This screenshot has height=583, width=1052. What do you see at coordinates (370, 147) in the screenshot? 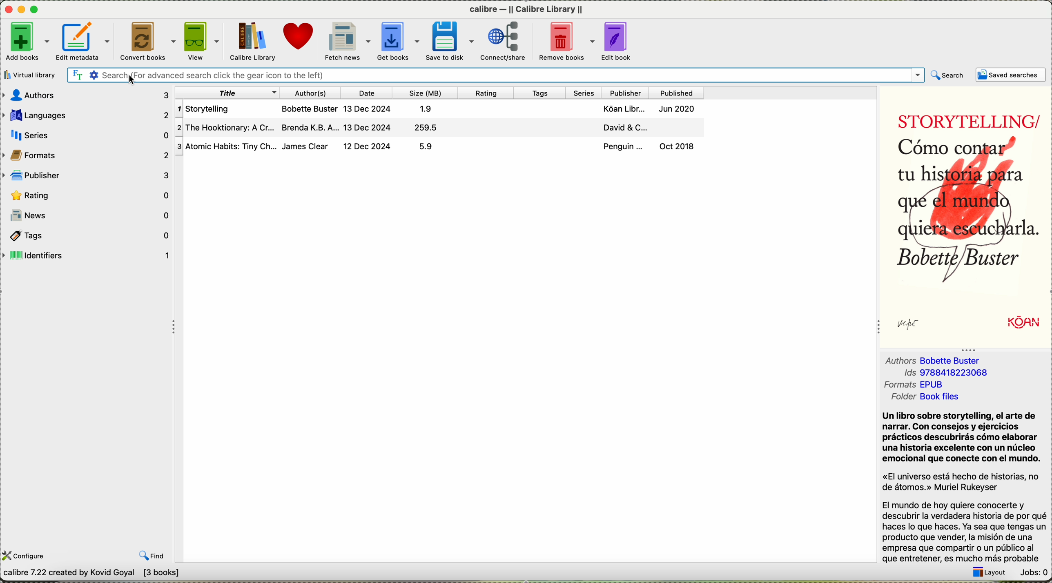
I see `12 Dec 2024` at bounding box center [370, 147].